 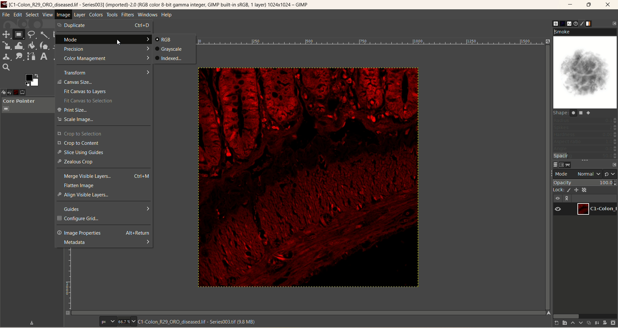 I want to click on switch to another group of modes, so click(x=610, y=174).